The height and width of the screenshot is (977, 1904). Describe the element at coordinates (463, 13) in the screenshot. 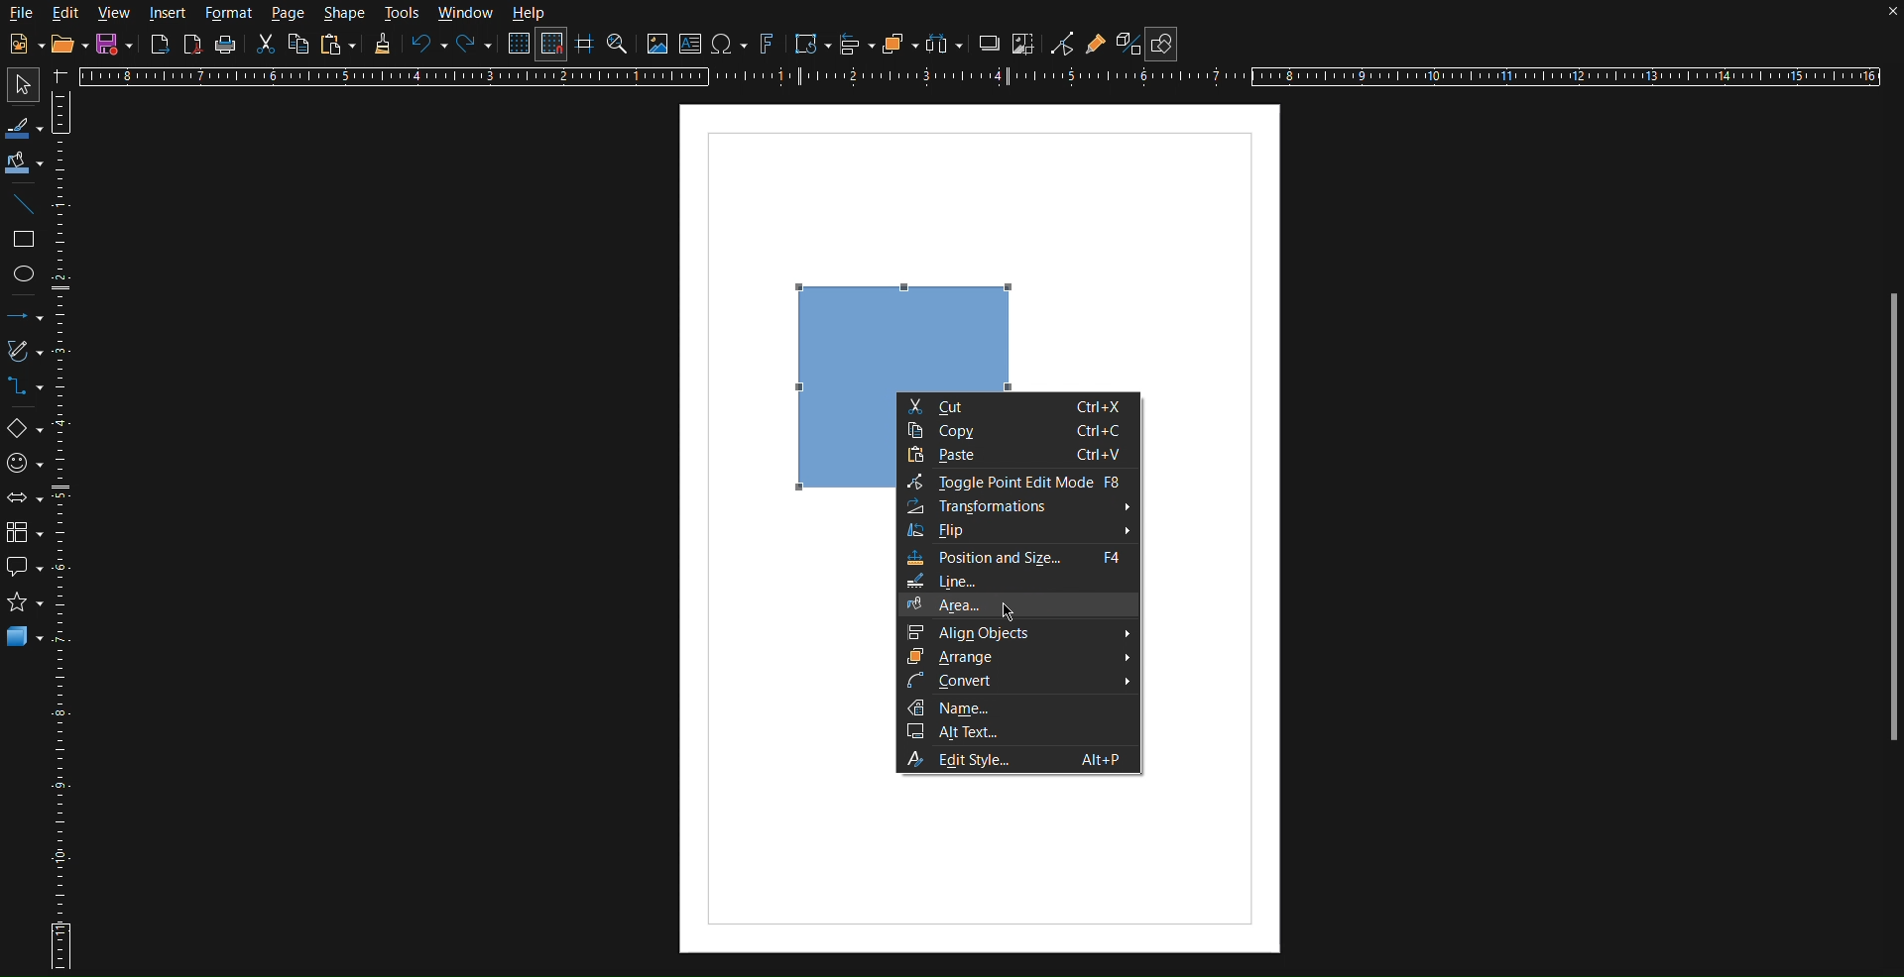

I see `Window` at that location.